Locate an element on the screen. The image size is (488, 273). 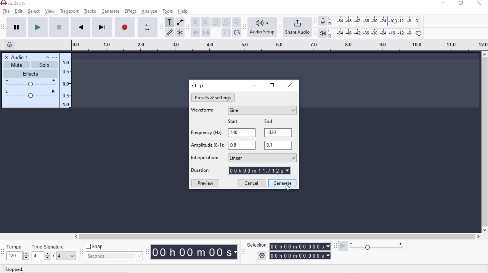
Time Toolbar is located at coordinates (148, 251).